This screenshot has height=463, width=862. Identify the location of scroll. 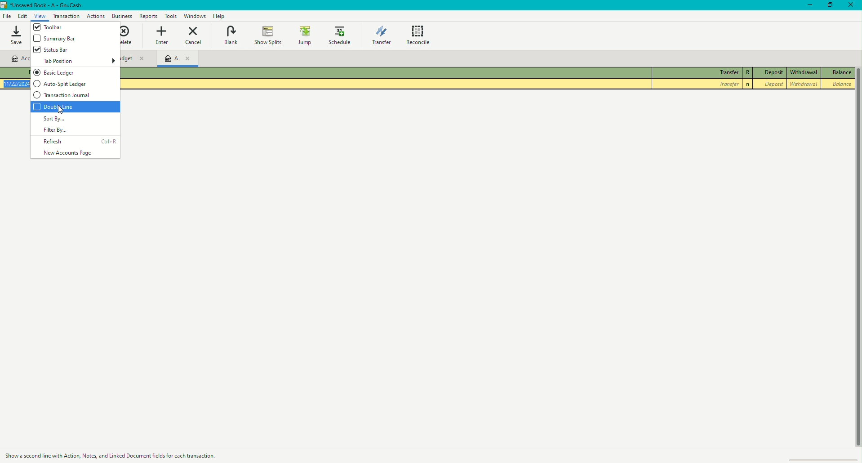
(825, 458).